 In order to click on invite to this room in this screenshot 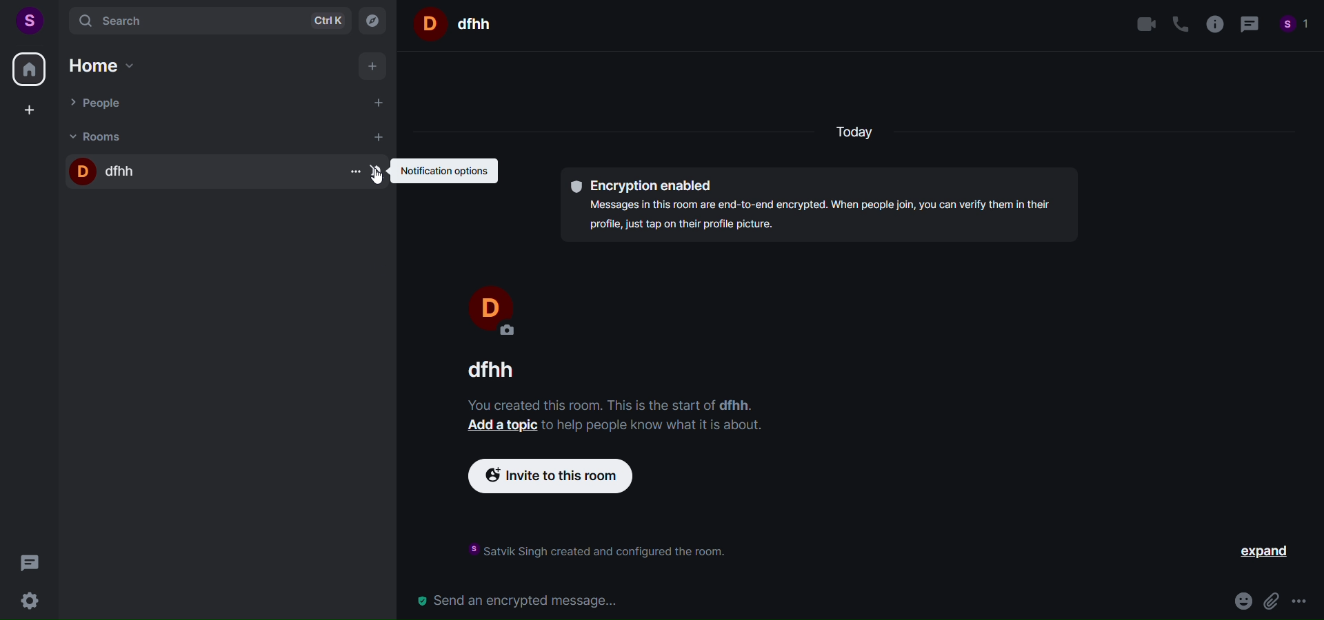, I will do `click(563, 477)`.